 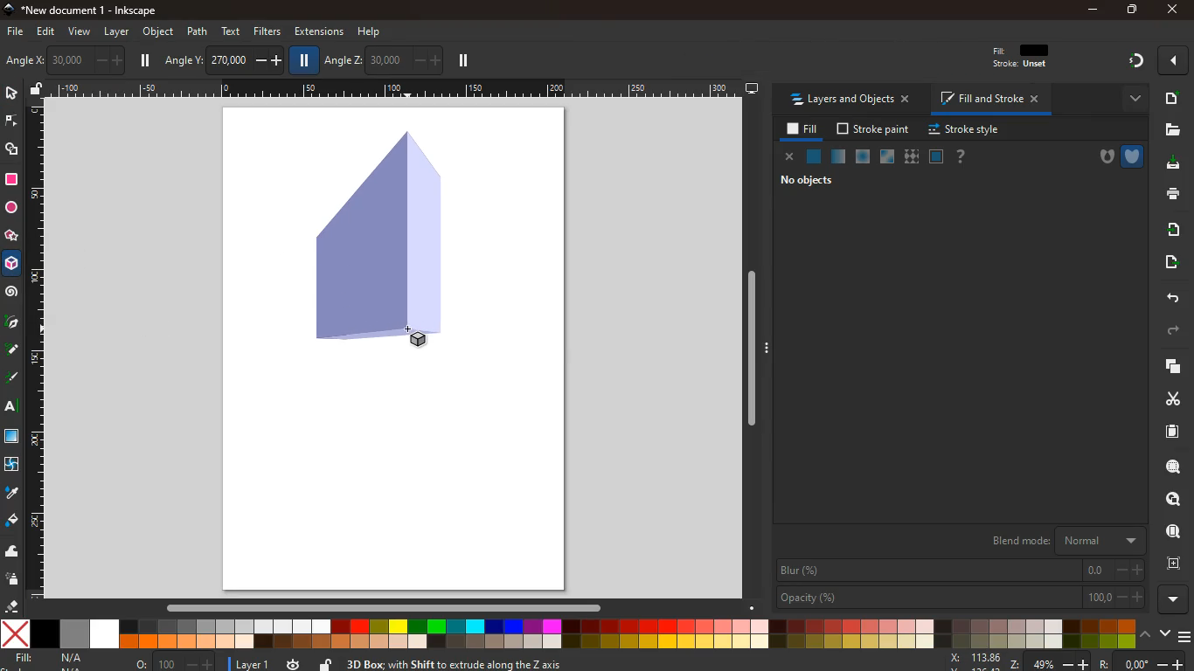 What do you see at coordinates (10, 94) in the screenshot?
I see `select` at bounding box center [10, 94].